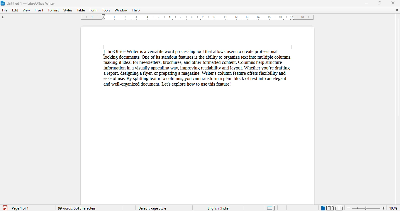 This screenshot has height=211, width=400. What do you see at coordinates (5, 208) in the screenshot?
I see `click to save document` at bounding box center [5, 208].